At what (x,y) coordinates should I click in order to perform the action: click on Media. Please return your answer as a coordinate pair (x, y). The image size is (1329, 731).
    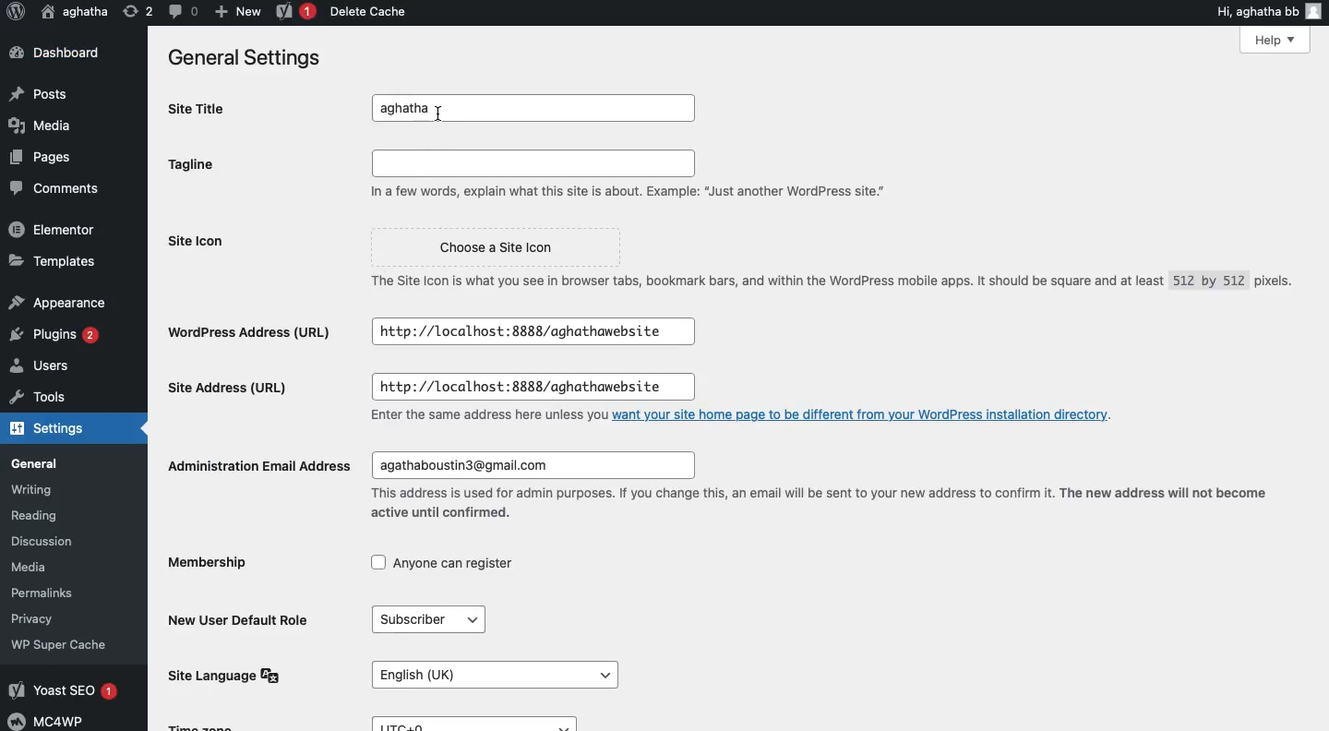
    Looking at the image, I should click on (31, 567).